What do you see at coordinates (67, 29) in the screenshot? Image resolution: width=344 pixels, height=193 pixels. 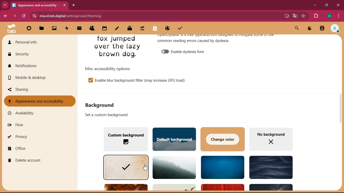 I see `activity` at bounding box center [67, 29].